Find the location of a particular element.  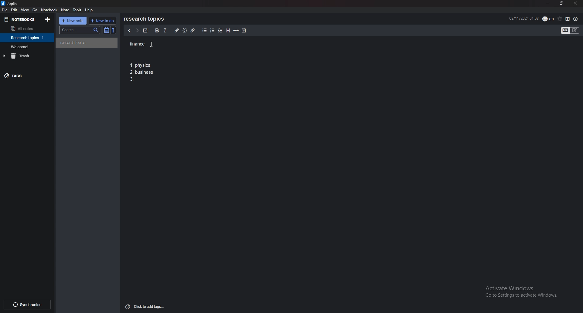

notebook is located at coordinates (28, 38).